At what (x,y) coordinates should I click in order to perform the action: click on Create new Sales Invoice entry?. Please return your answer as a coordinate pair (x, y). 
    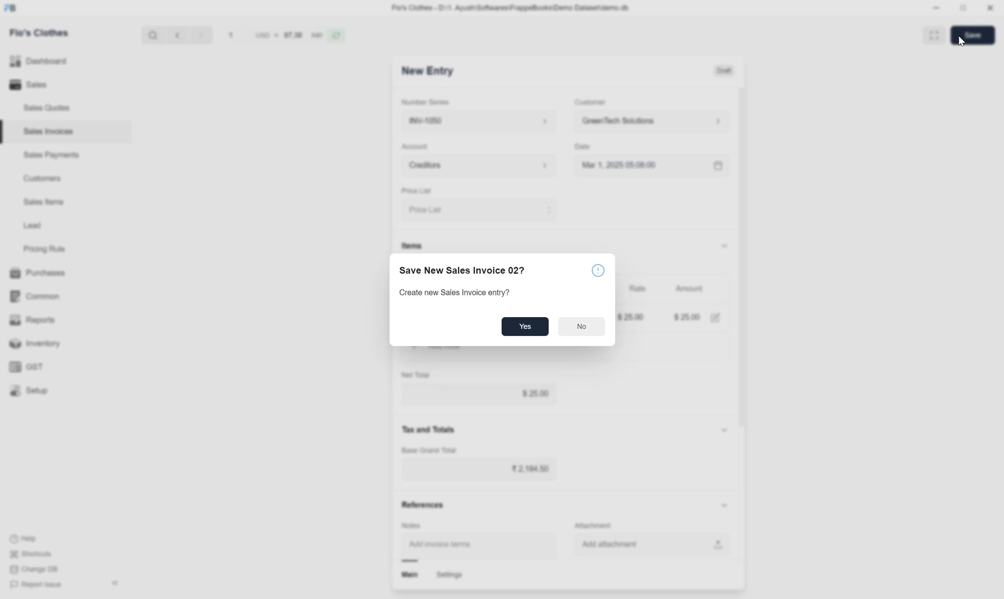
    Looking at the image, I should click on (466, 295).